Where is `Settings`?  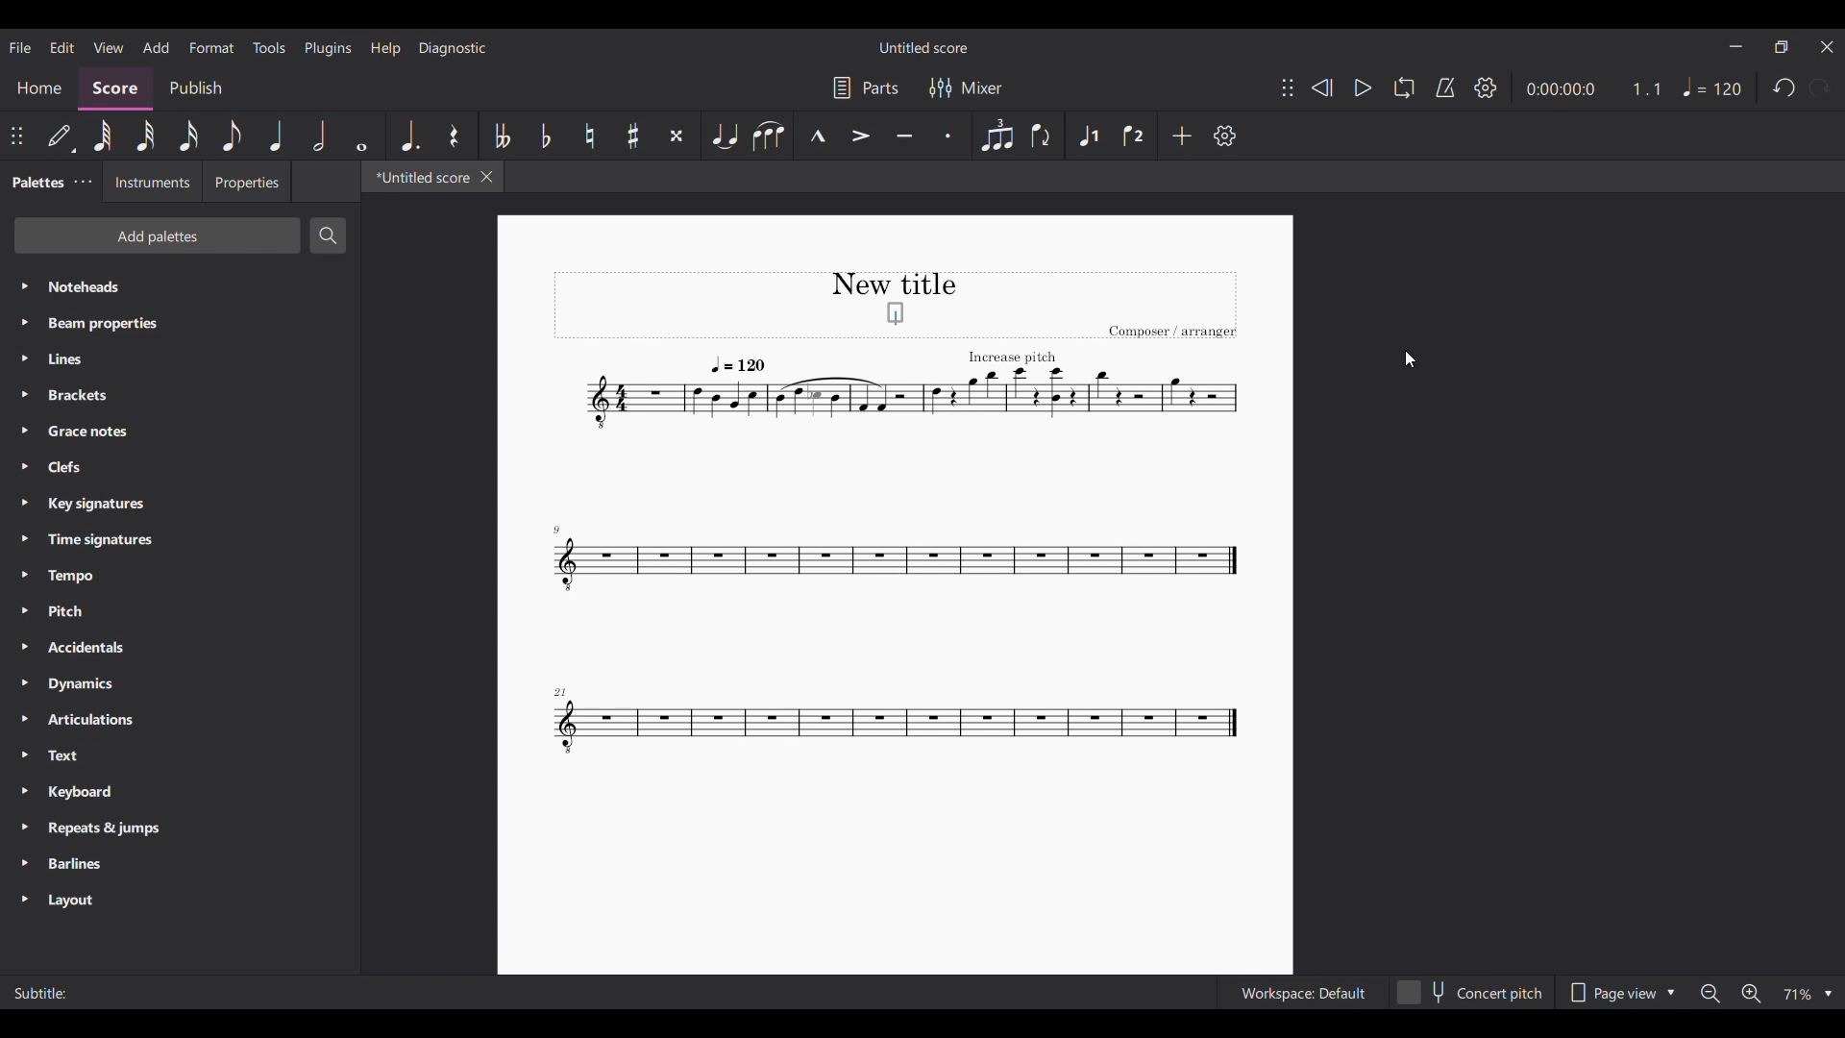 Settings is located at coordinates (1224, 136).